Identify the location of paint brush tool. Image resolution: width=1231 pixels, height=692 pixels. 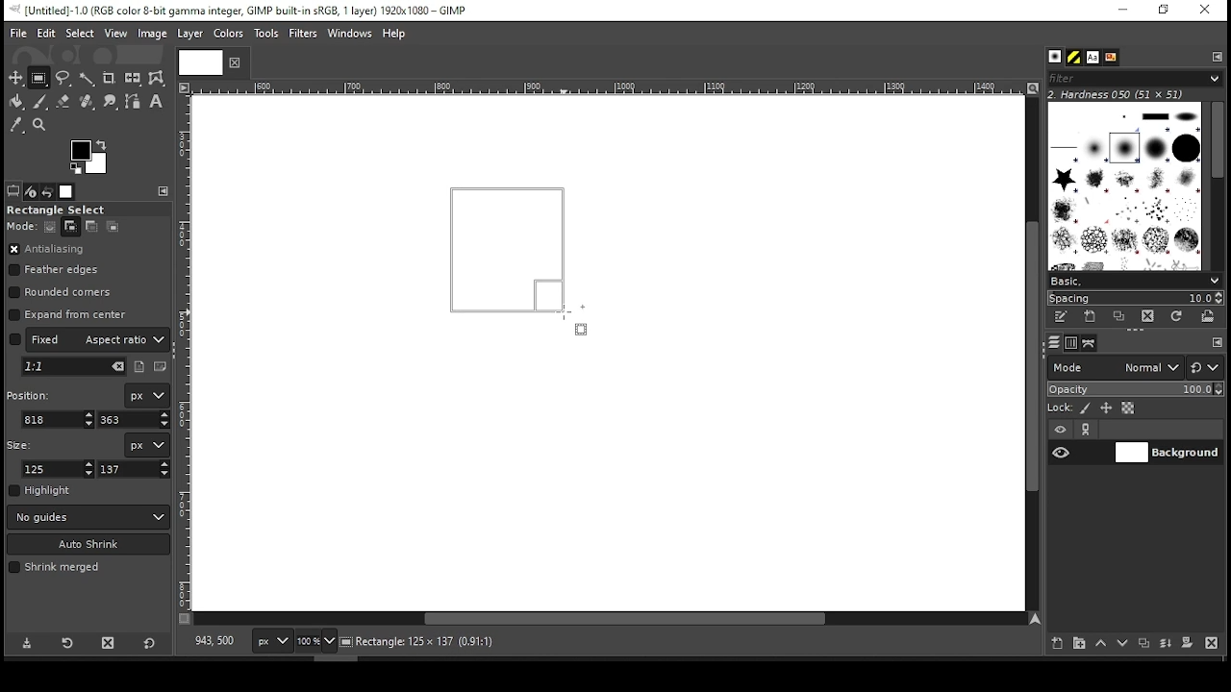
(40, 101).